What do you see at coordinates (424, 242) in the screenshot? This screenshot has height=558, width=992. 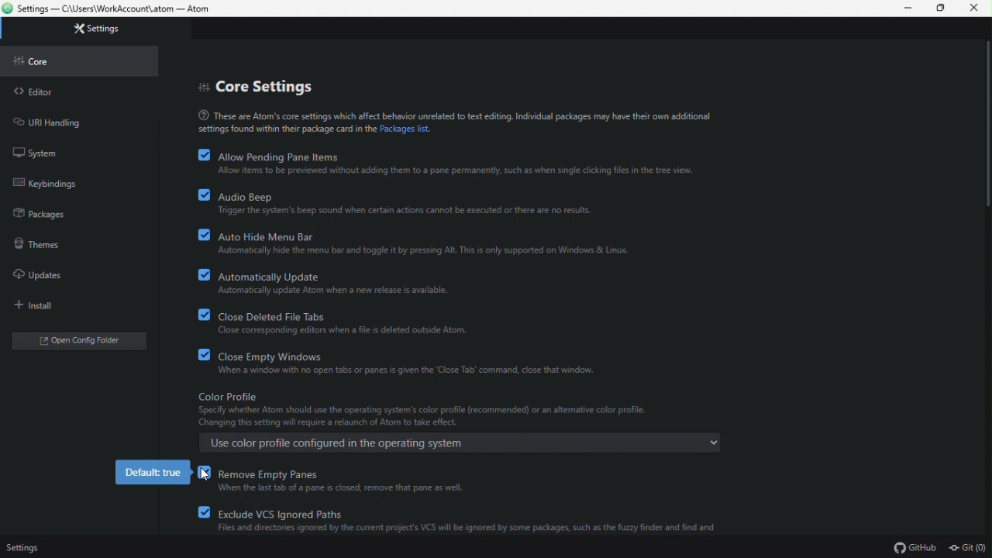 I see `auto hide menu bar` at bounding box center [424, 242].